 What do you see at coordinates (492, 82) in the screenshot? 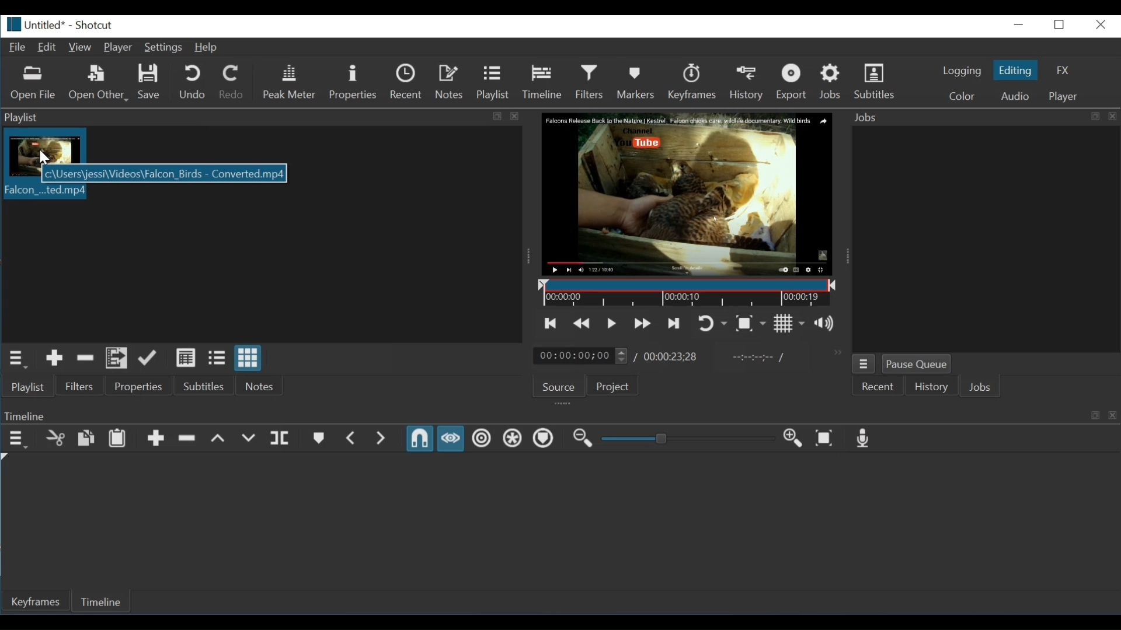
I see `Playlist` at bounding box center [492, 82].